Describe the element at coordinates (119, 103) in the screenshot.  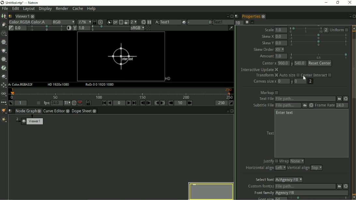
I see `Current frame` at that location.